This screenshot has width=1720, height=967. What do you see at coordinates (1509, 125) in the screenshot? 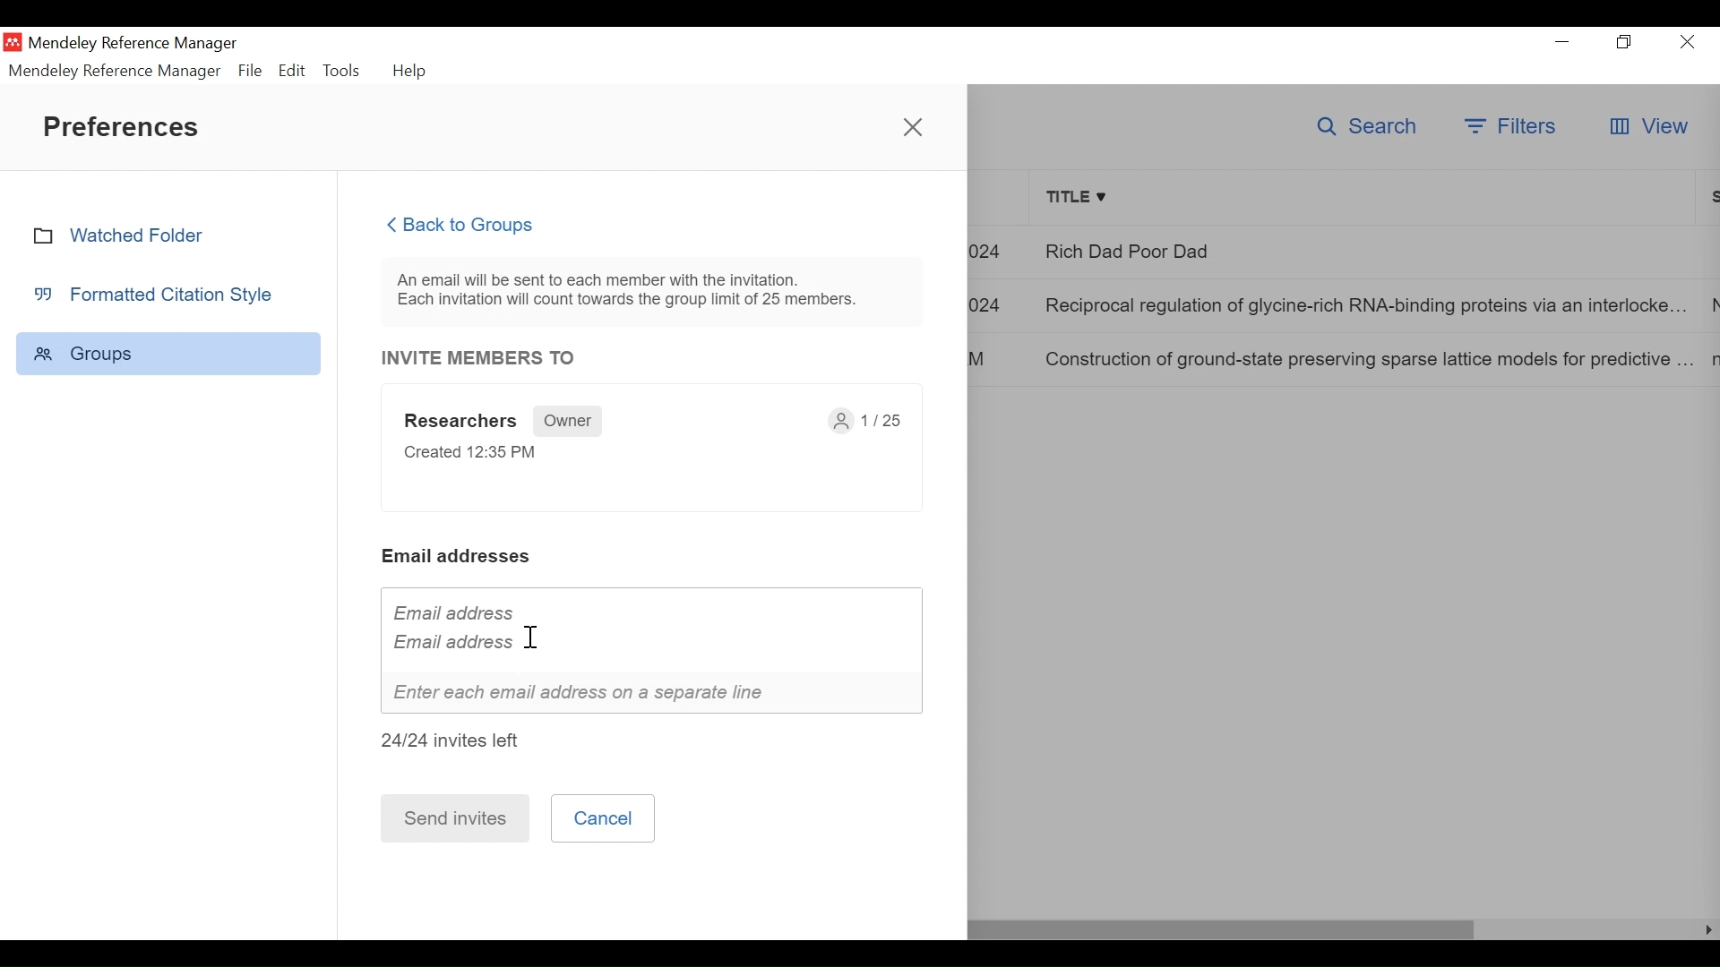
I see `Filters` at bounding box center [1509, 125].